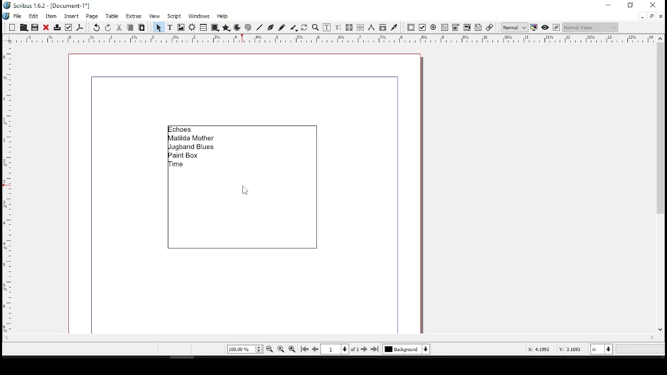 Image resolution: width=667 pixels, height=375 pixels. Describe the element at coordinates (349, 28) in the screenshot. I see `link text frames` at that location.